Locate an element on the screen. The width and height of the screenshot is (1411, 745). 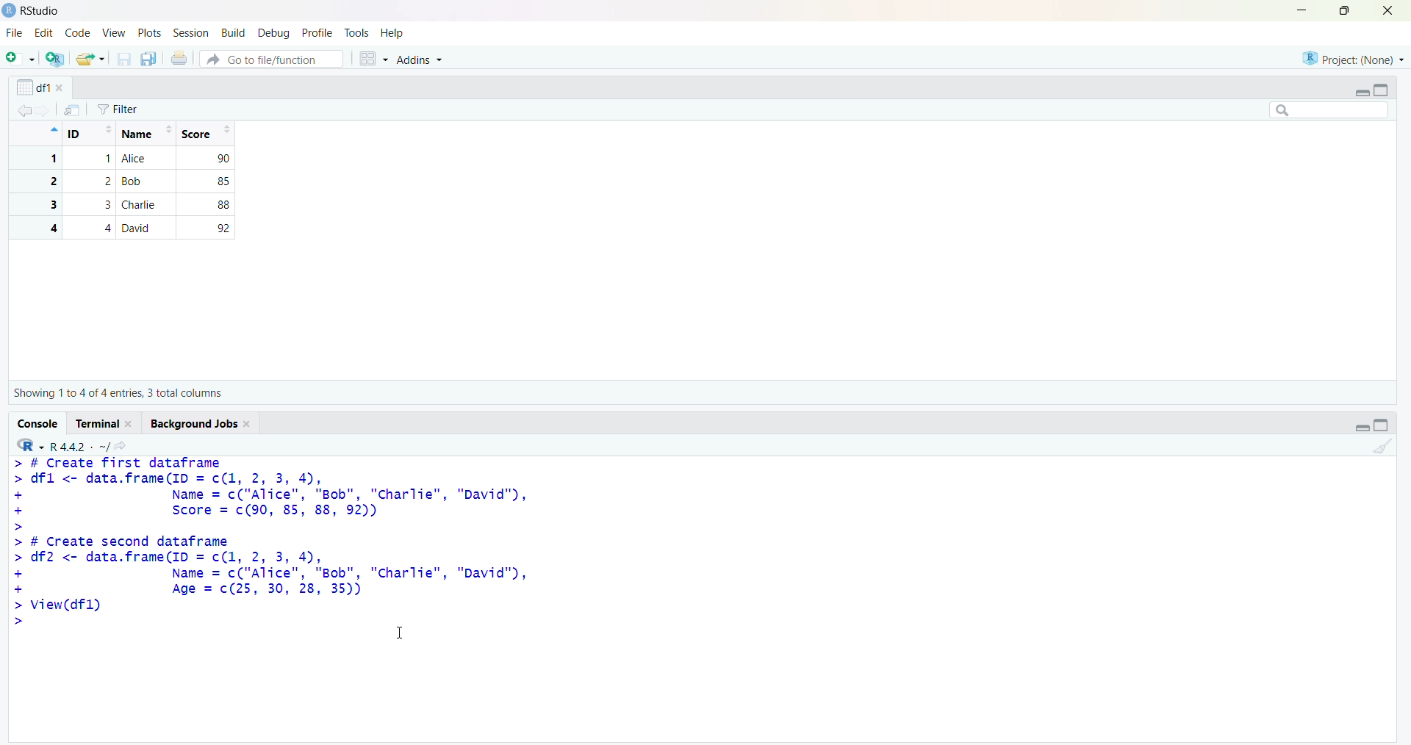
tools is located at coordinates (357, 33).